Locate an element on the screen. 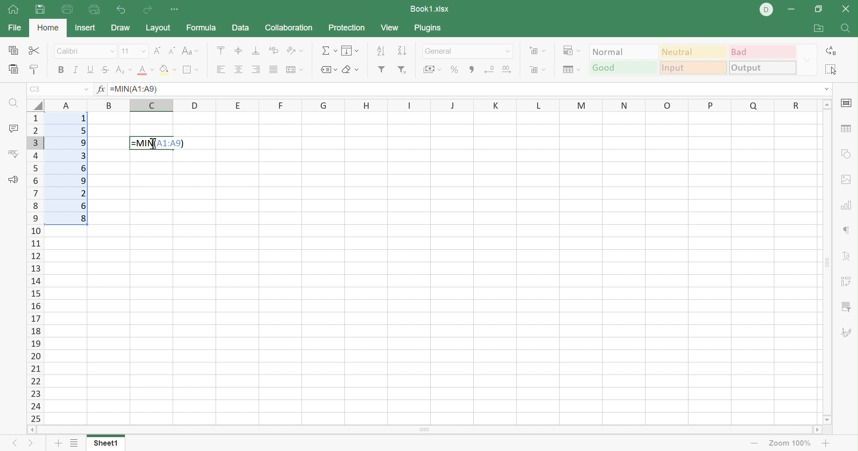  2 is located at coordinates (83, 193).